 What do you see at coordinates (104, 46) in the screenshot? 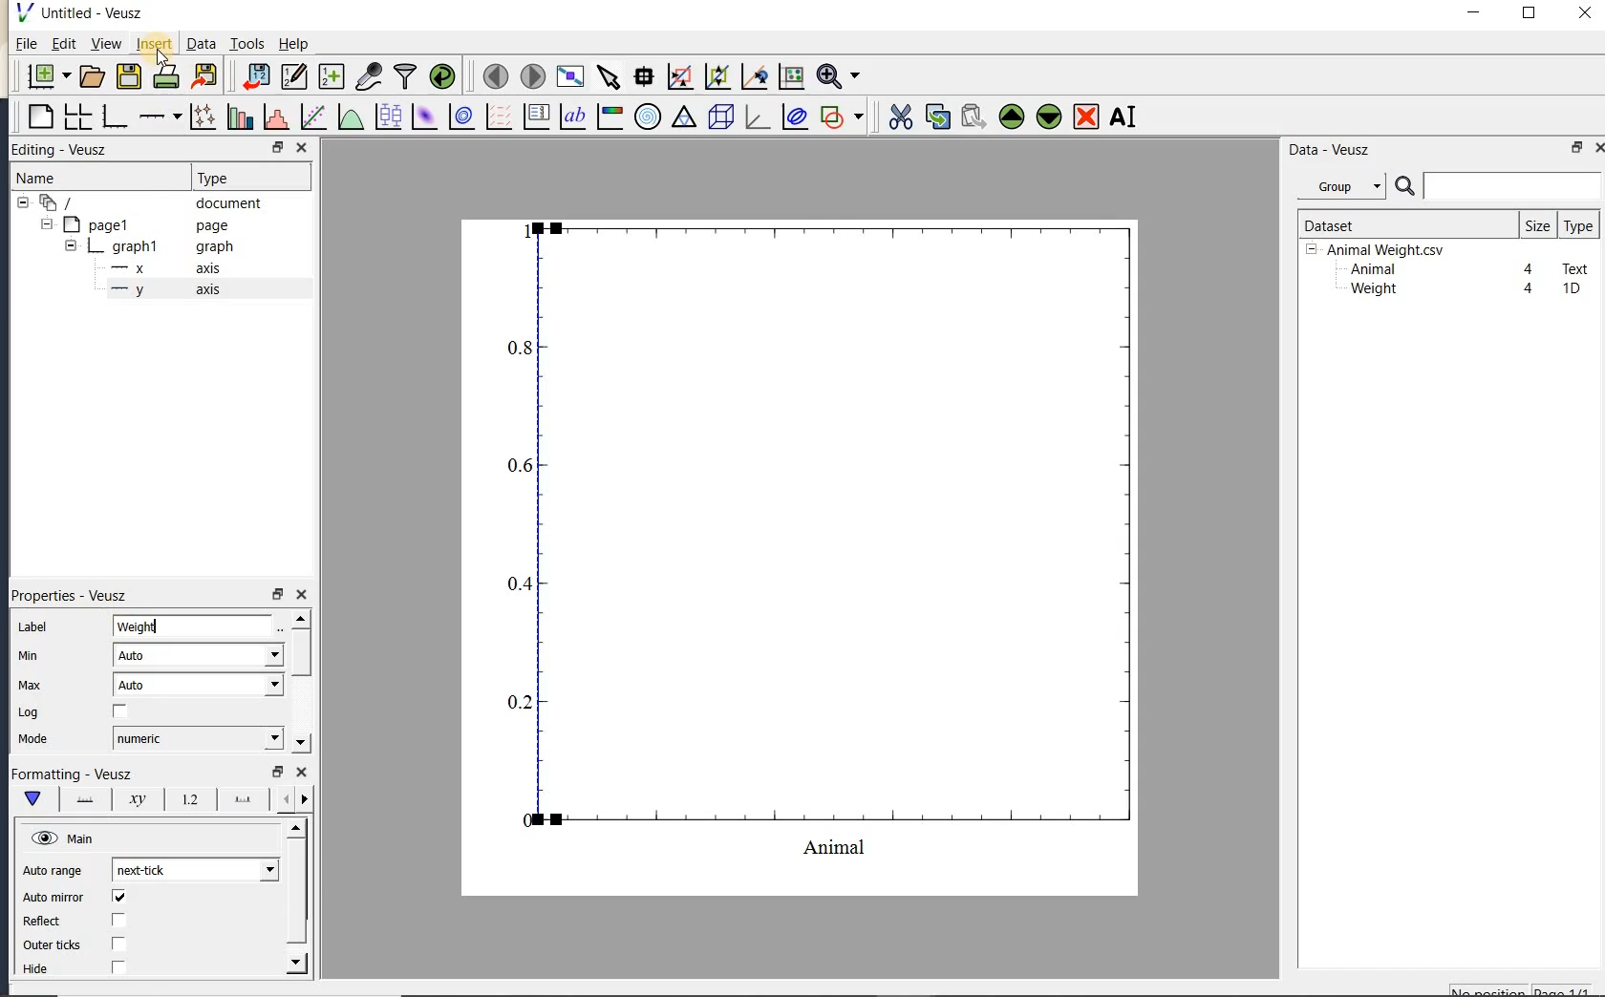
I see `view` at bounding box center [104, 46].